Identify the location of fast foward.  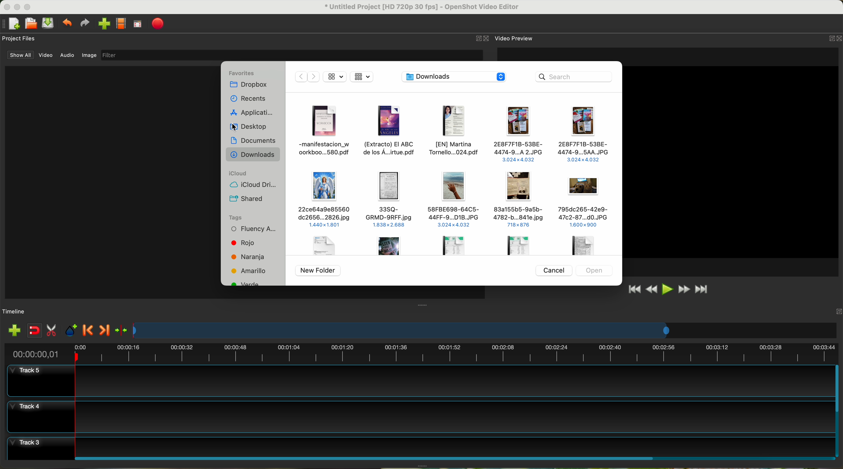
(684, 289).